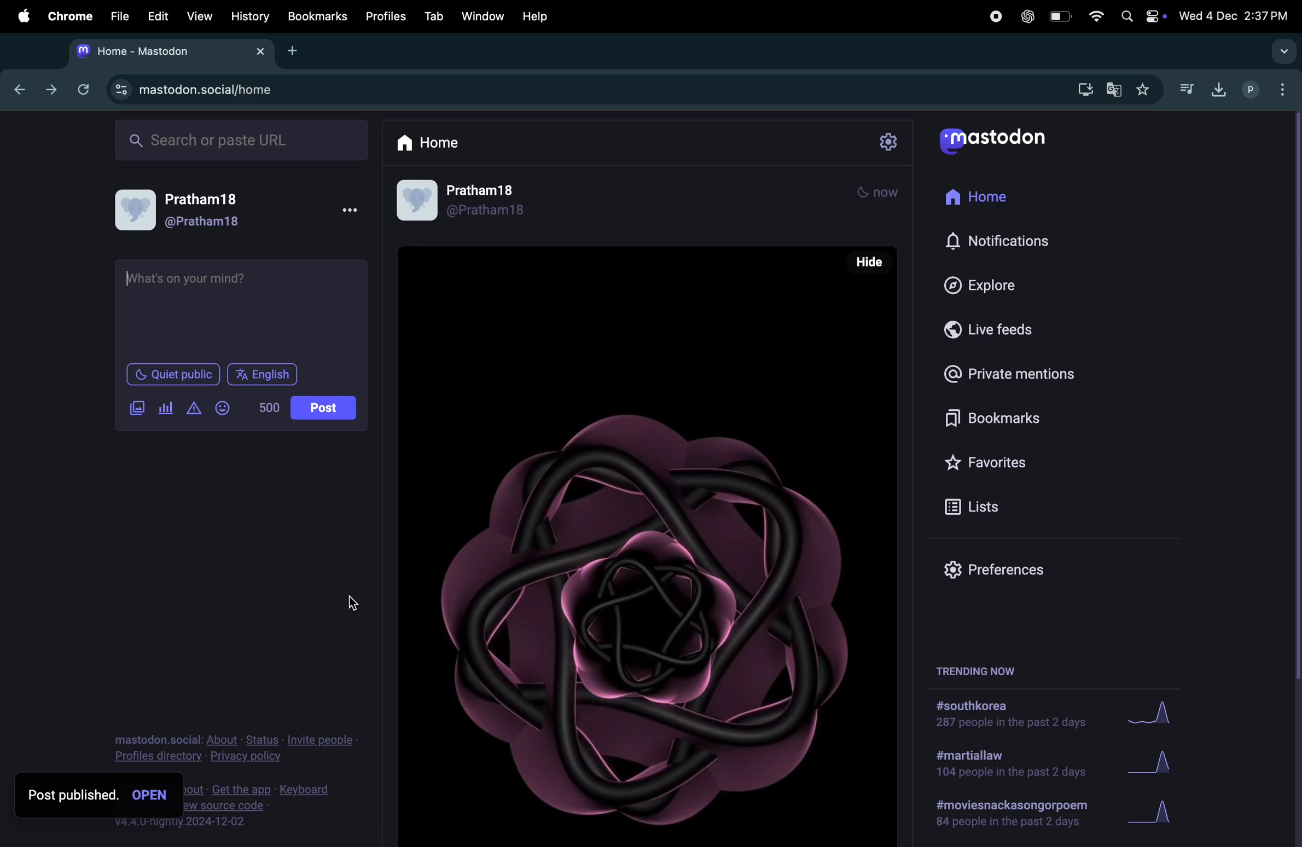  What do you see at coordinates (166, 409) in the screenshot?
I see `poll` at bounding box center [166, 409].